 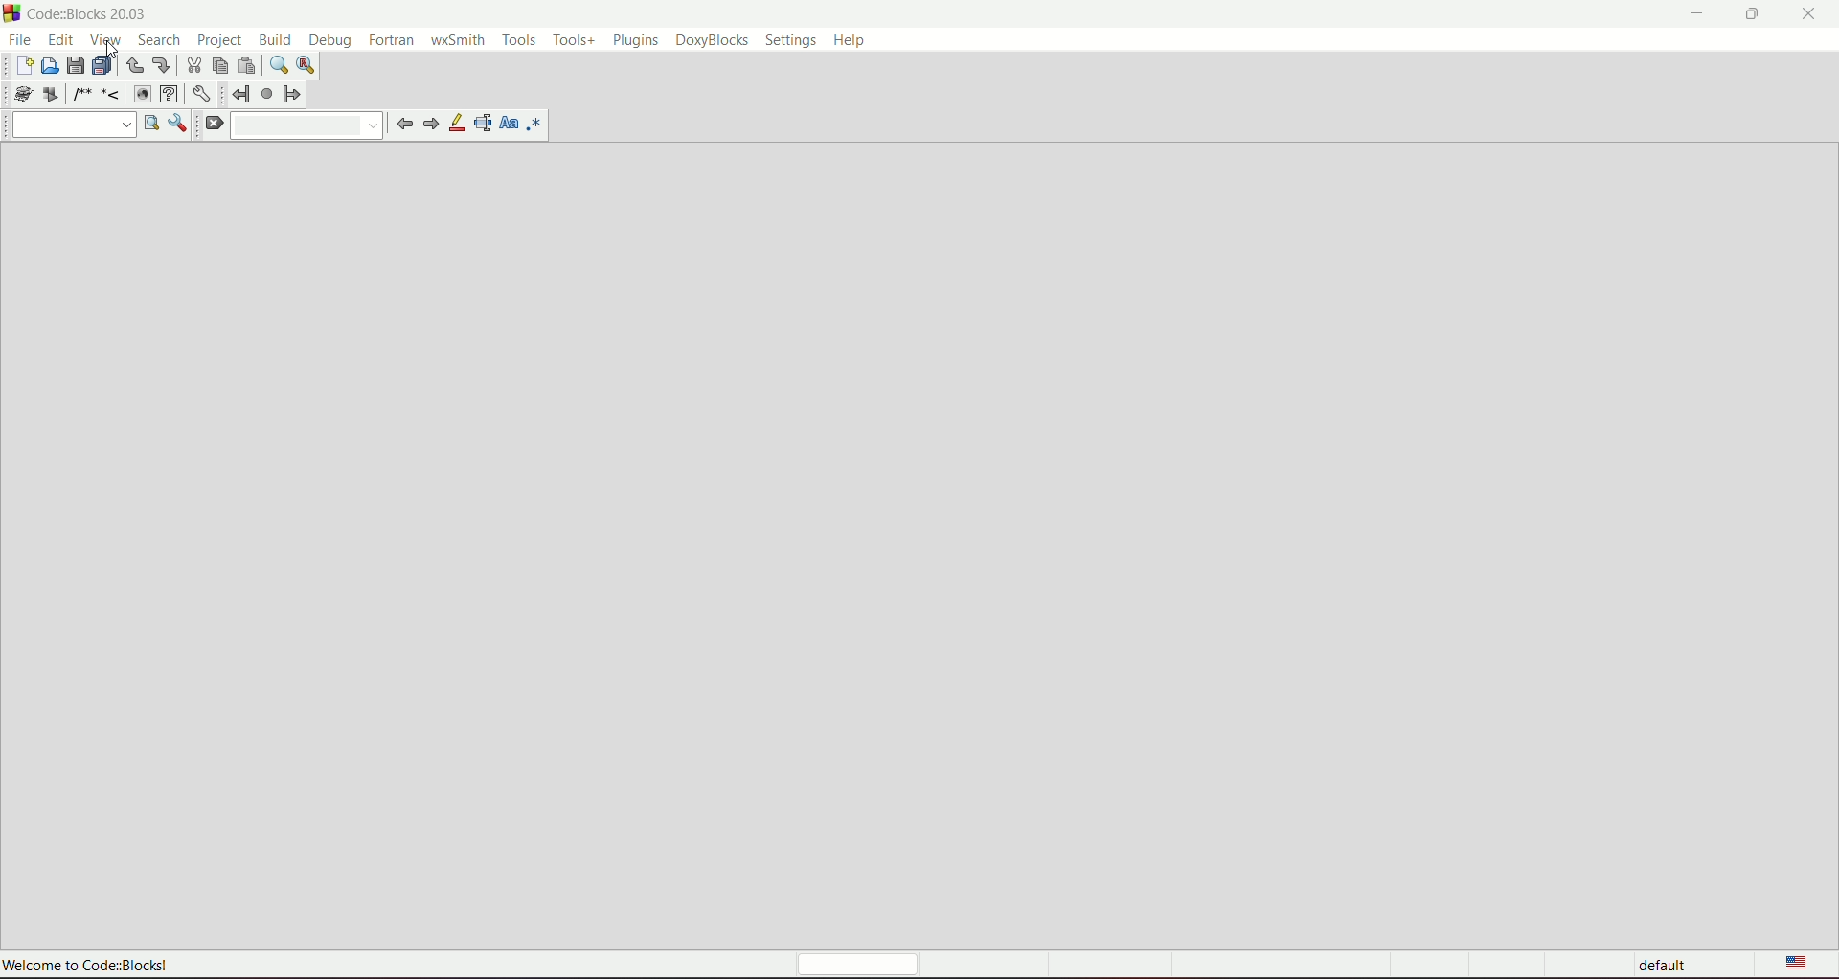 I want to click on project, so click(x=216, y=40).